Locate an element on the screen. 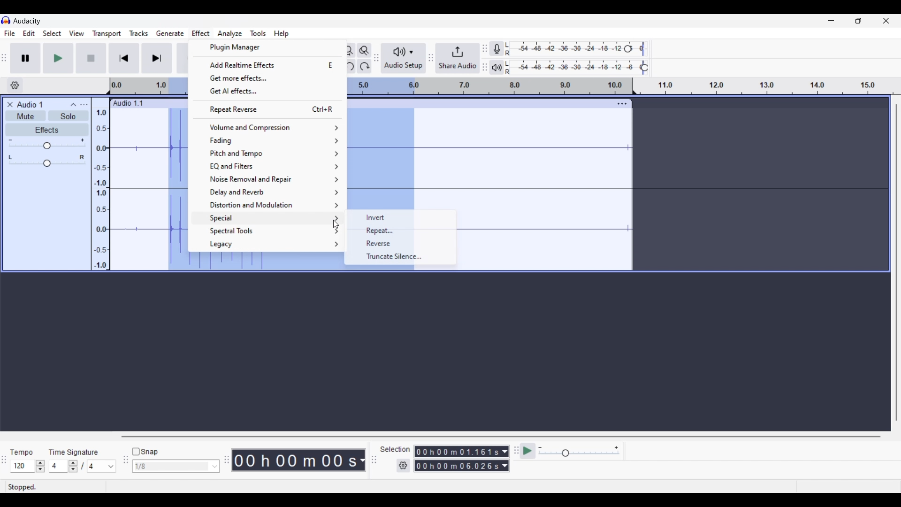  Play/Play once is located at coordinates (58, 58).